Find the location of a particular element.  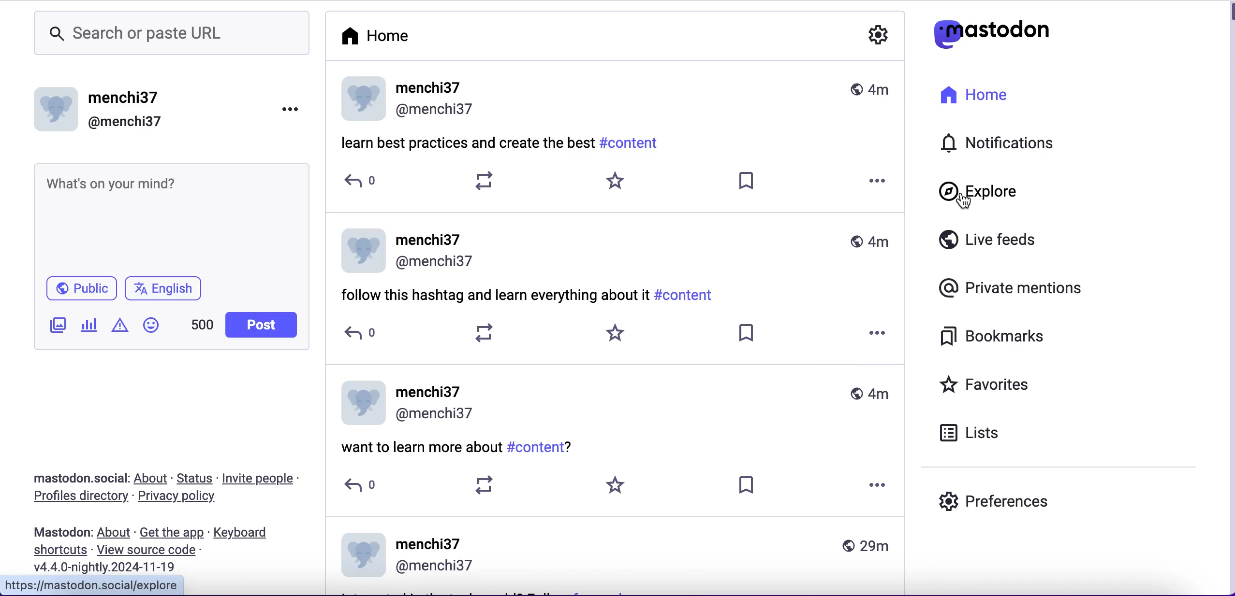

post is located at coordinates (262, 325).